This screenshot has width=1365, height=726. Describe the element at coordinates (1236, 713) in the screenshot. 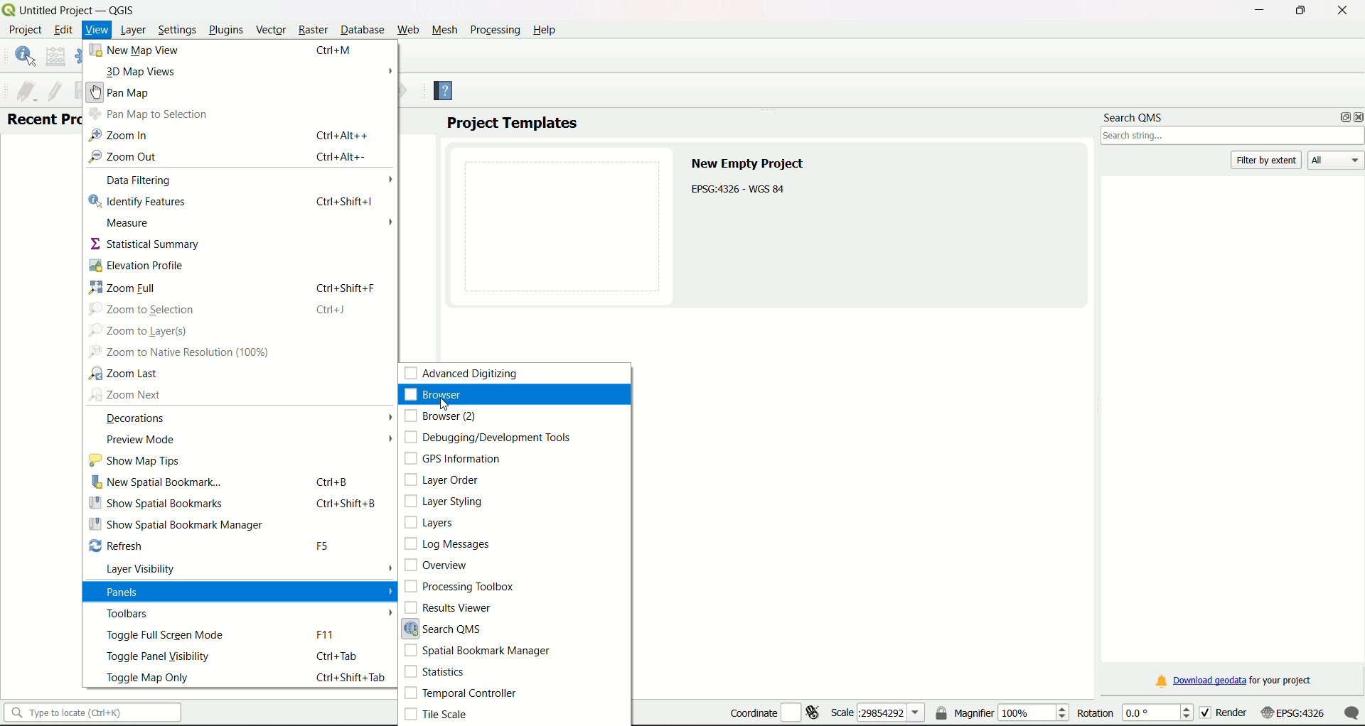

I see `render` at that location.